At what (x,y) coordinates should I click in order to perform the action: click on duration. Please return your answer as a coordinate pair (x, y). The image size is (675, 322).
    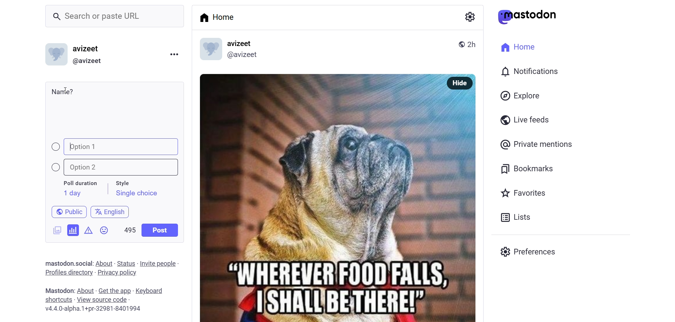
    Looking at the image, I should click on (80, 184).